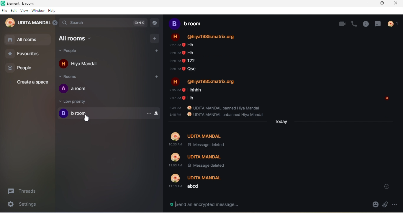 Image resolution: width=403 pixels, height=213 pixels. I want to click on voice call, so click(354, 24).